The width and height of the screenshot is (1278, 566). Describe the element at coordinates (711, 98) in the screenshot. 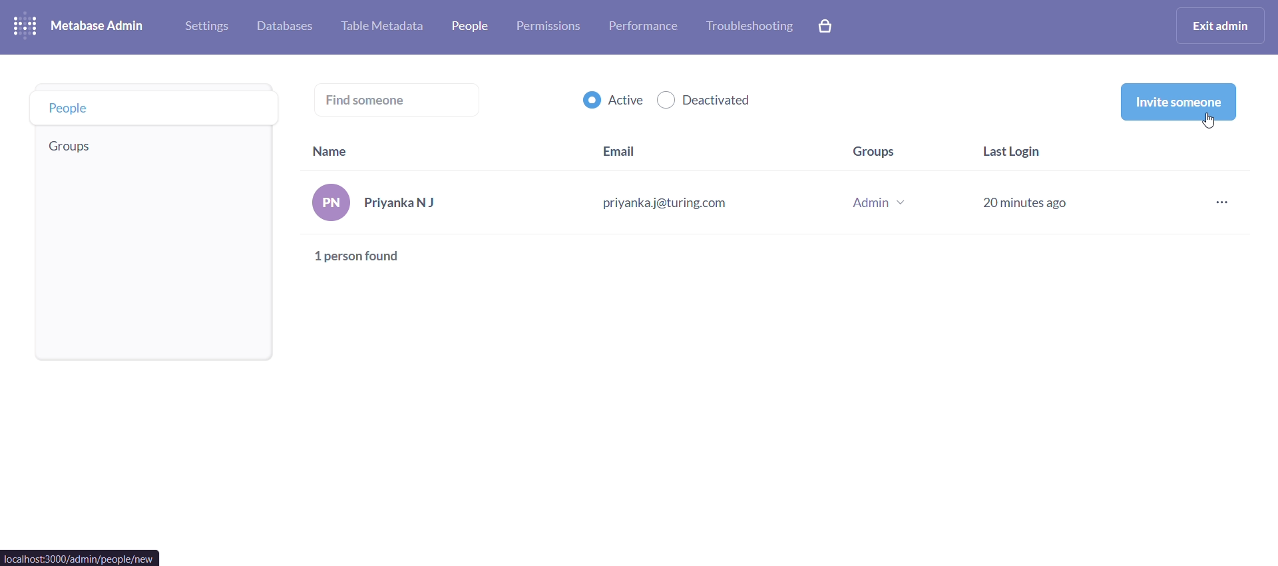

I see `deactivated` at that location.